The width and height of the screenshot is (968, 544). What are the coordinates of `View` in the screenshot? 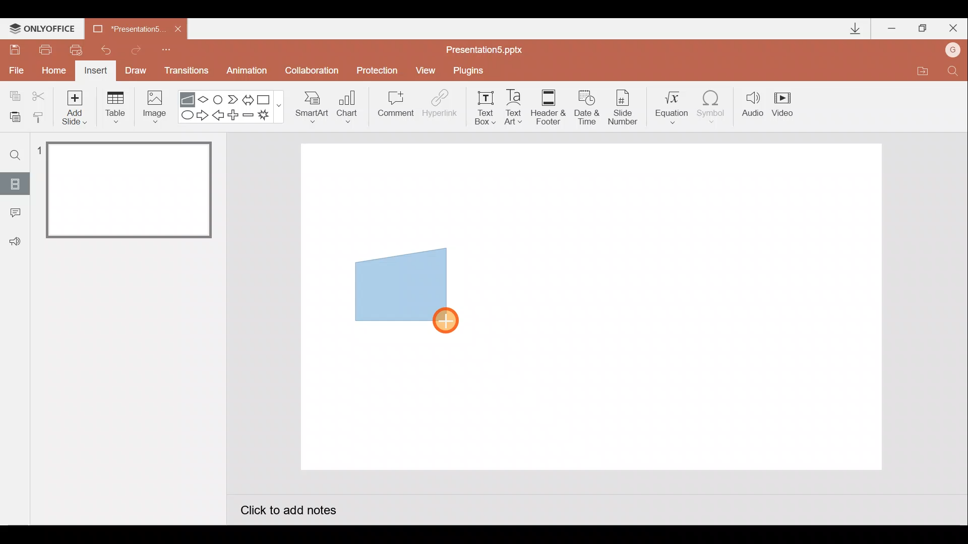 It's located at (427, 70).